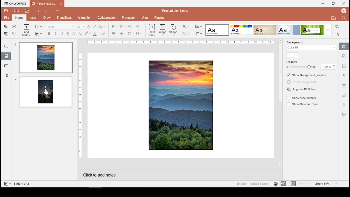  What do you see at coordinates (6, 65) in the screenshot?
I see `comments` at bounding box center [6, 65].